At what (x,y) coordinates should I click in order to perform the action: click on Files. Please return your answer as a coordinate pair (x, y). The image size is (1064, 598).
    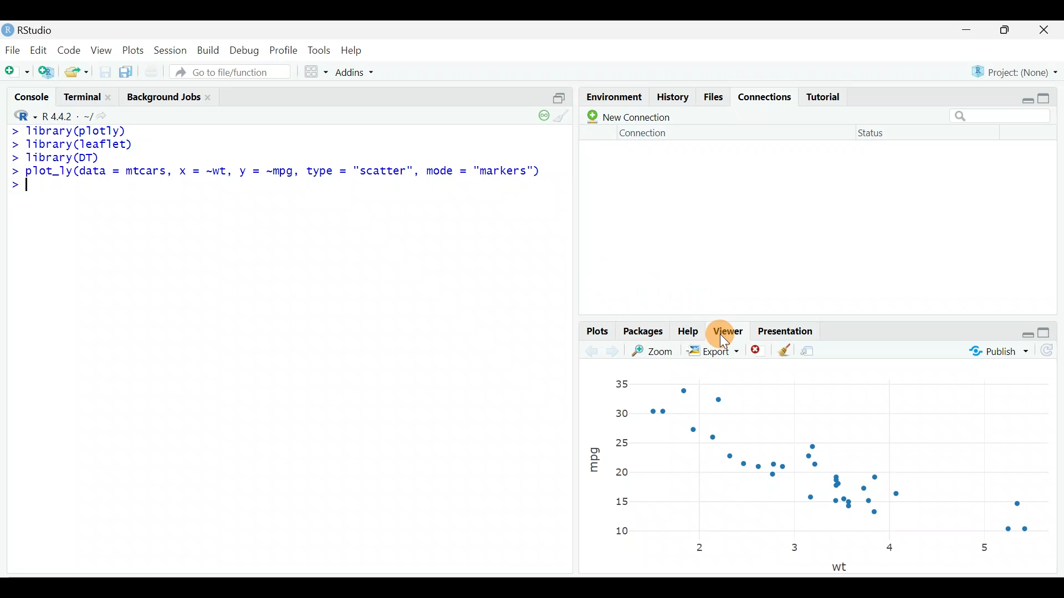
    Looking at the image, I should click on (712, 96).